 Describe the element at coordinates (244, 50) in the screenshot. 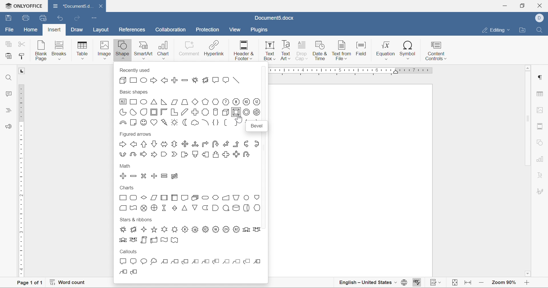

I see `header & footer` at that location.